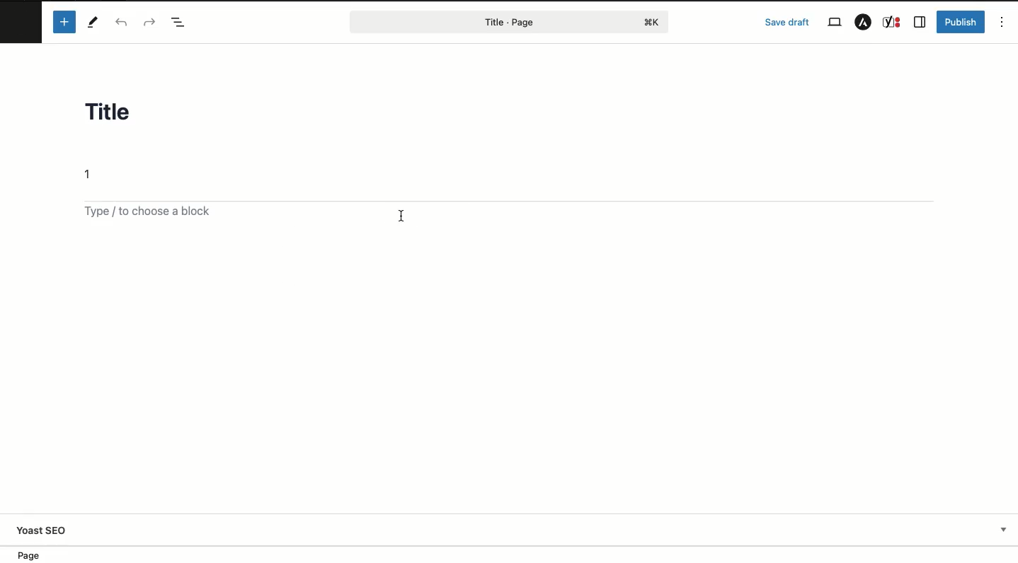  What do you see at coordinates (180, 22) in the screenshot?
I see `Document overview` at bounding box center [180, 22].